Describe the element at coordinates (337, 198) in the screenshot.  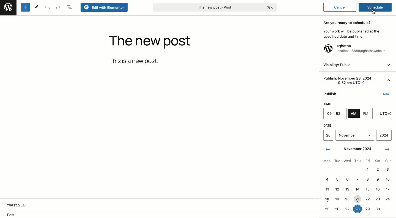
I see `19` at that location.